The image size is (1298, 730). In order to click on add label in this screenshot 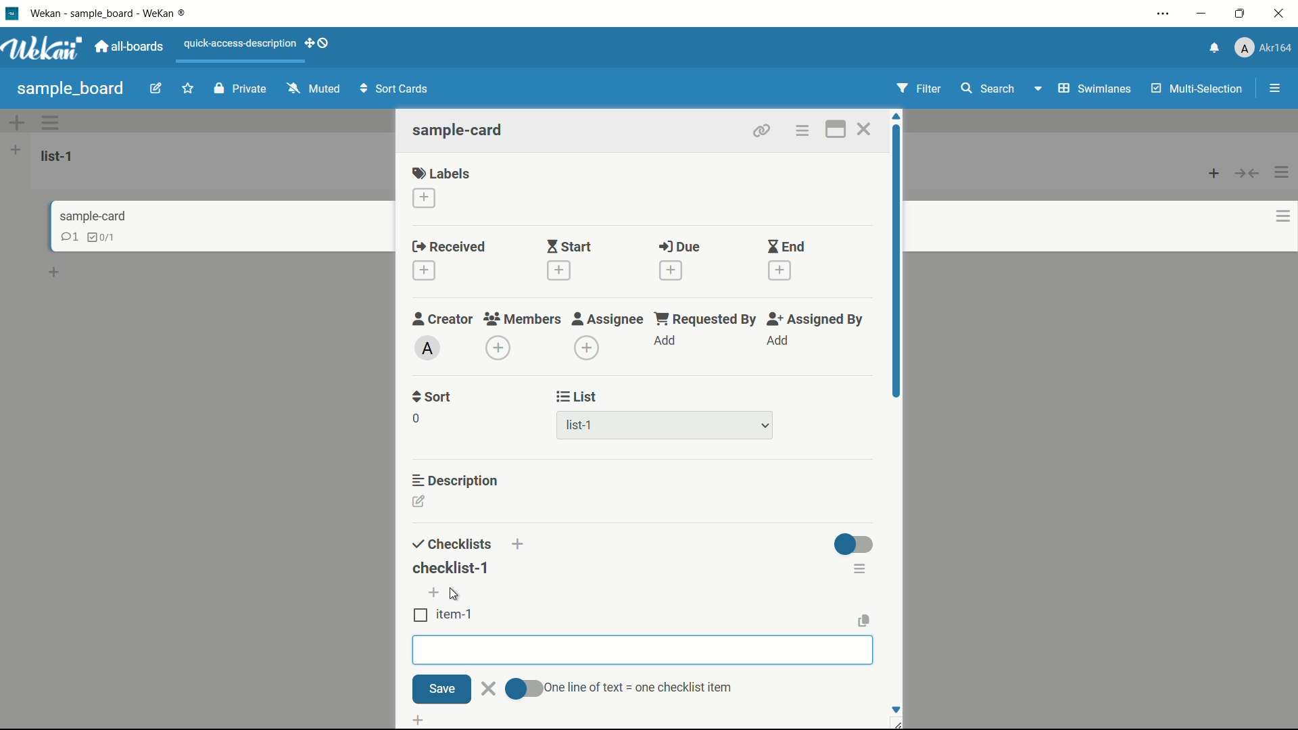, I will do `click(424, 197)`.